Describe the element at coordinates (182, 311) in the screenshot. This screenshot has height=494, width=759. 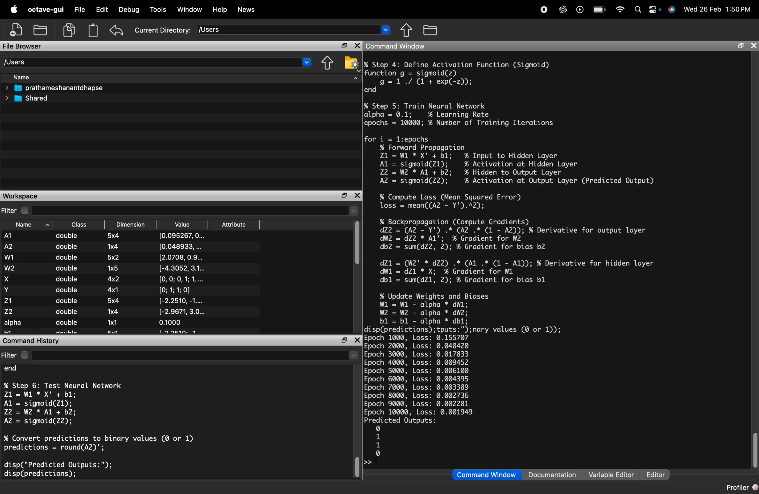
I see `[-2.9671, 3.0..` at that location.